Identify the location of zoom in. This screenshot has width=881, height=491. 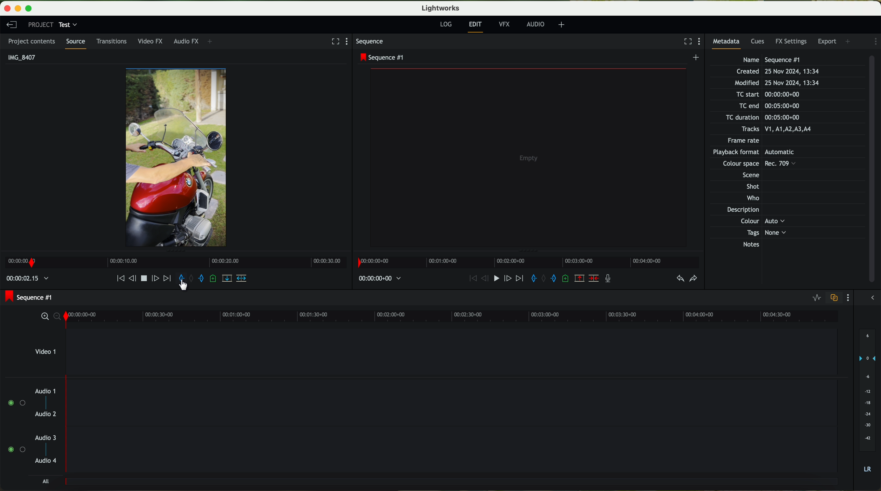
(42, 317).